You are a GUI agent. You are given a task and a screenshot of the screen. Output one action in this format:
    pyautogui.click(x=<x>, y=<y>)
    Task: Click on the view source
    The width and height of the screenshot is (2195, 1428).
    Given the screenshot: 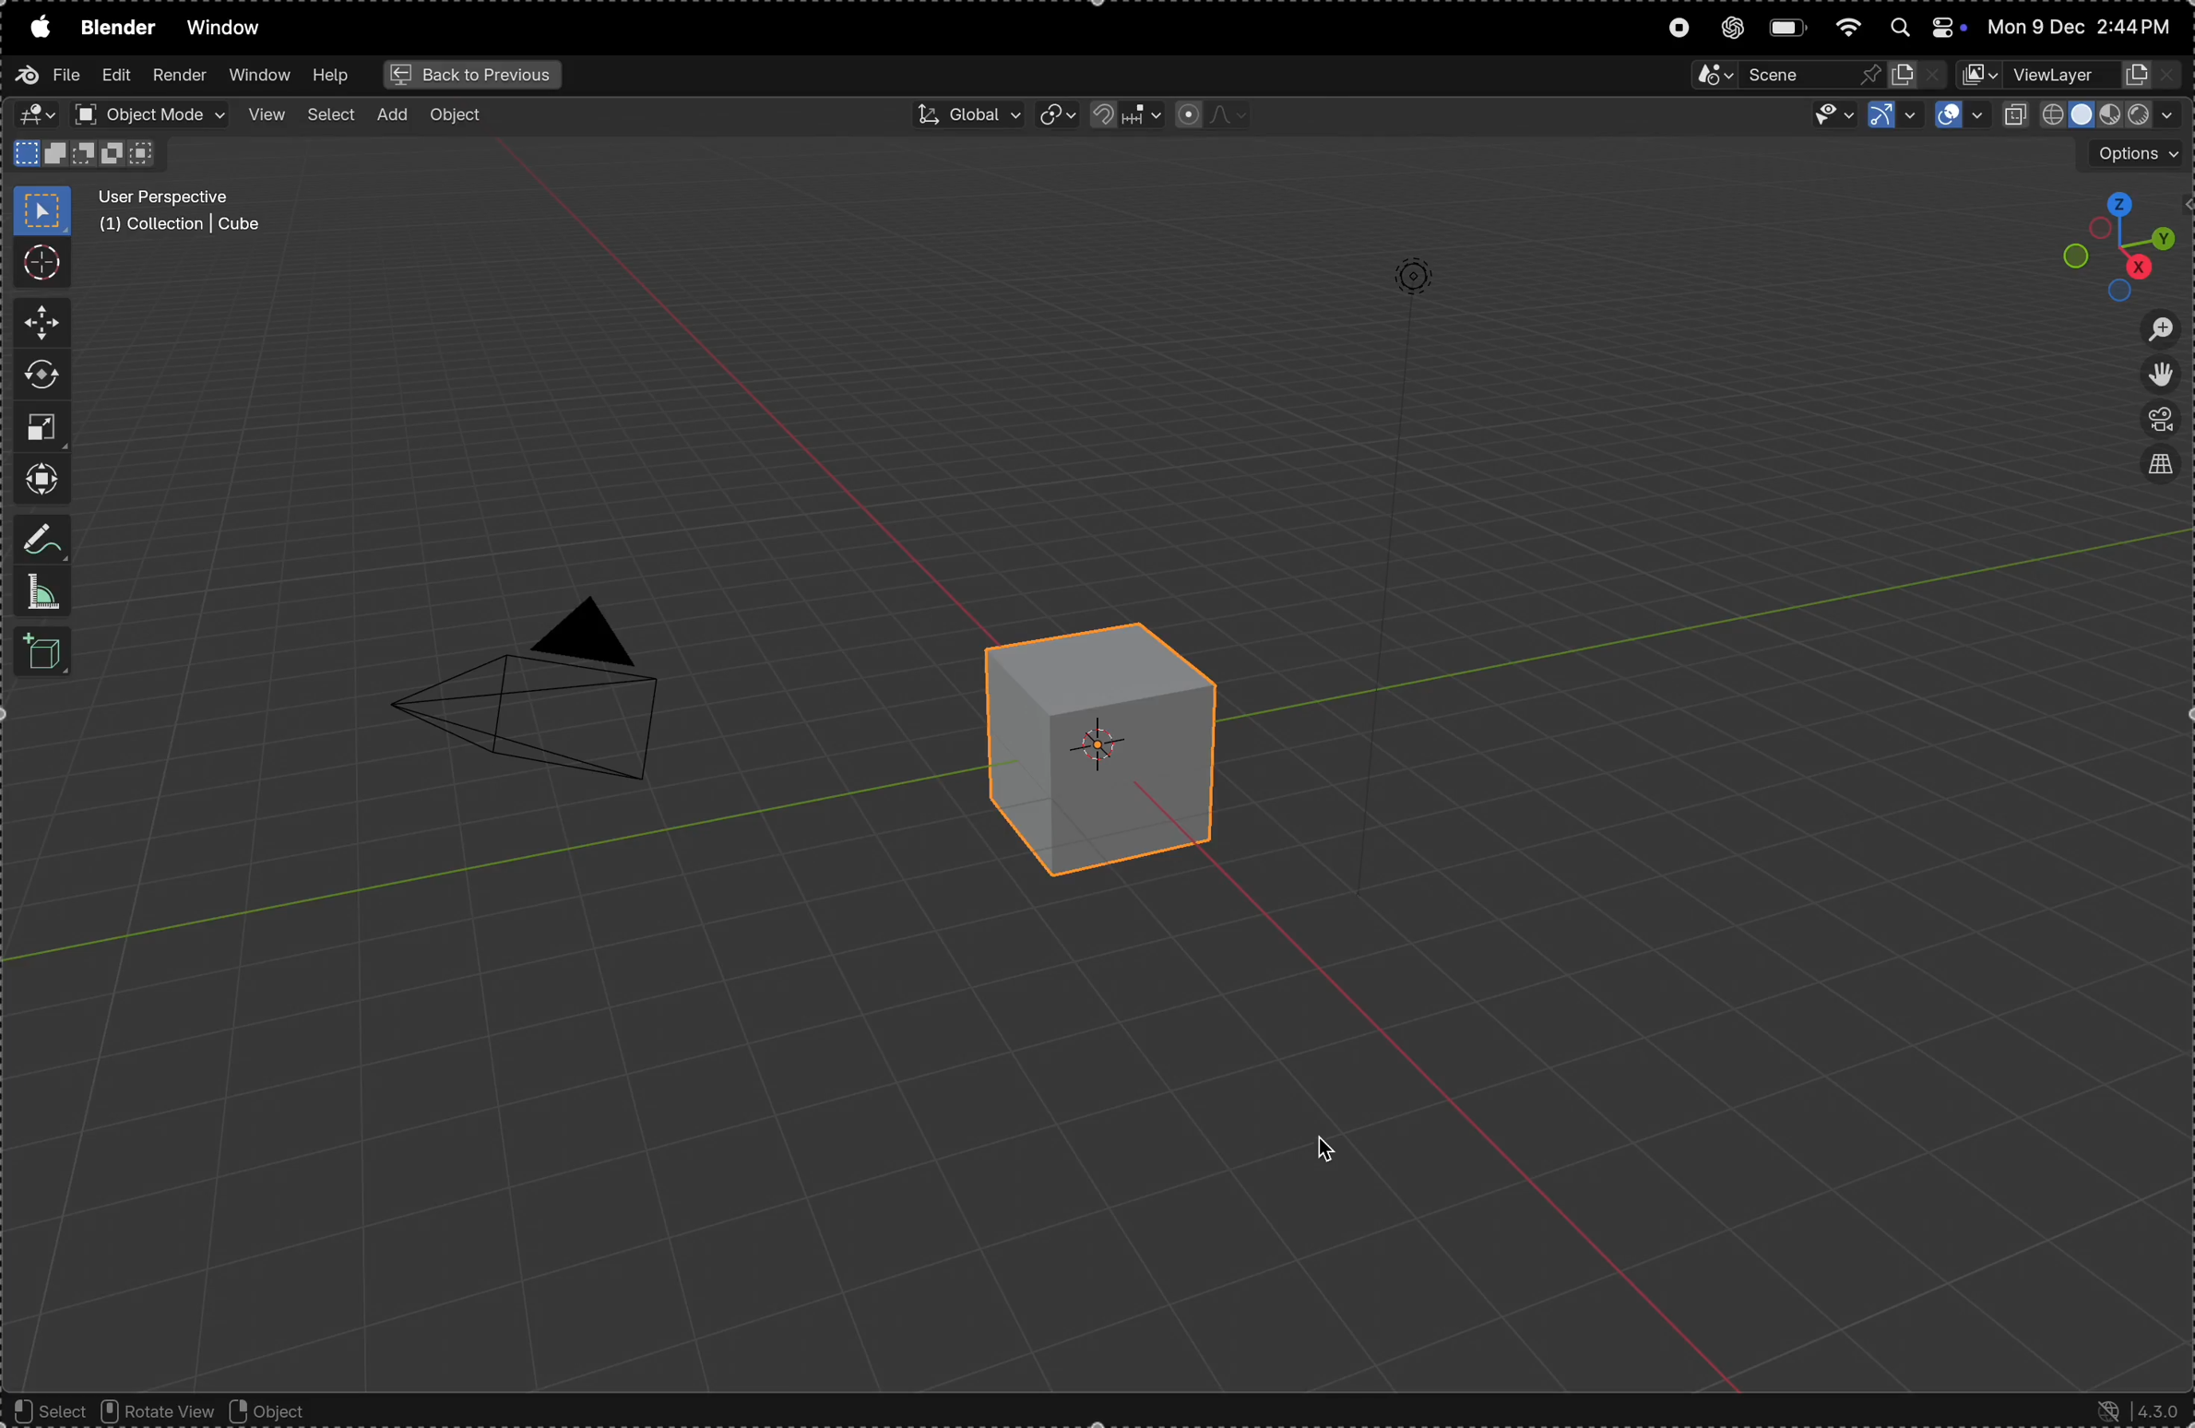 What is the action you would take?
    pyautogui.click(x=2164, y=467)
    